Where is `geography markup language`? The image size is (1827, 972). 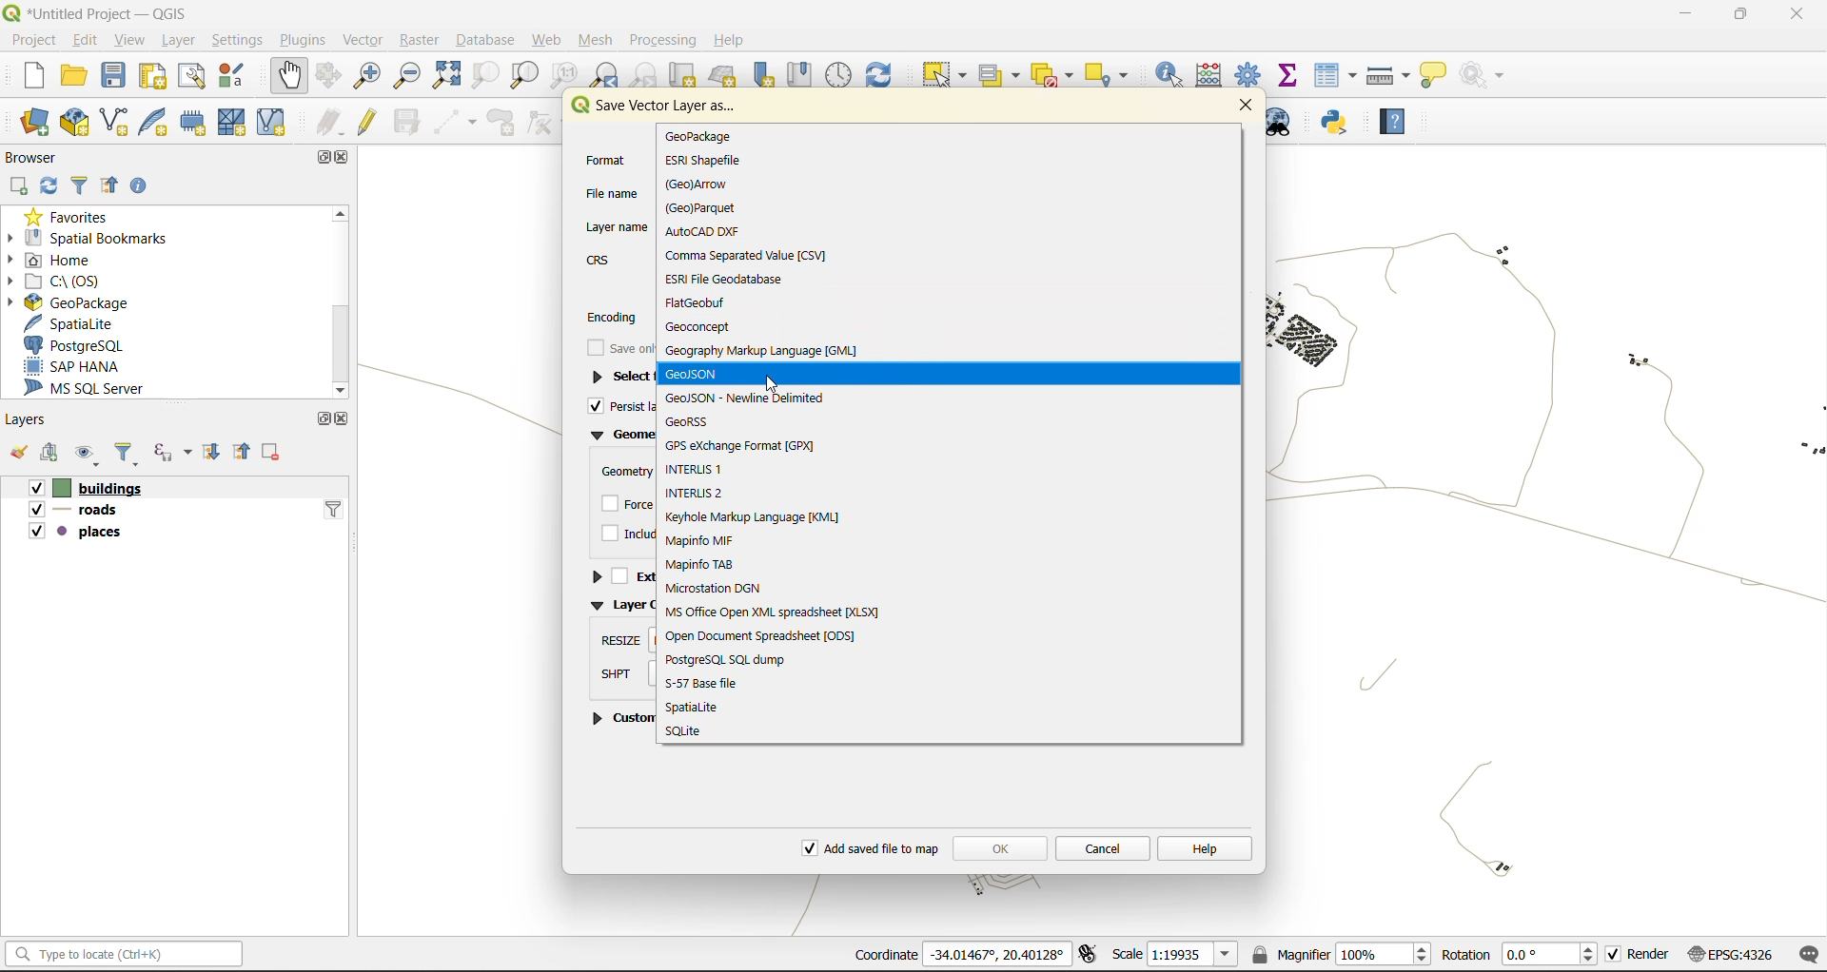 geography markup language is located at coordinates (762, 354).